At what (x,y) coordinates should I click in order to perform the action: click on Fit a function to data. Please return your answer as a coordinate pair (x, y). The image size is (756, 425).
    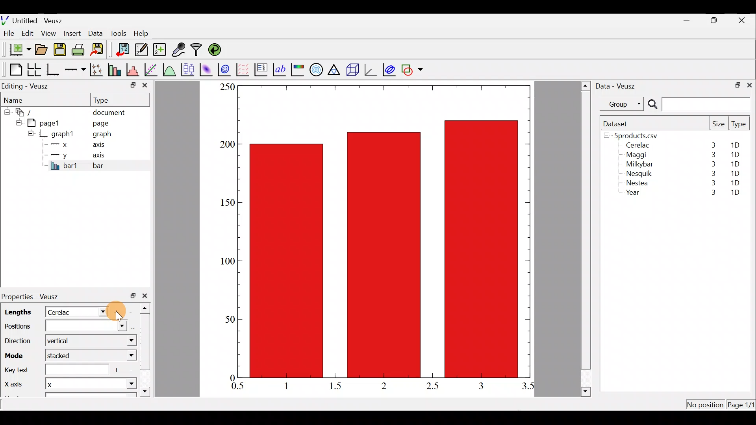
    Looking at the image, I should click on (152, 69).